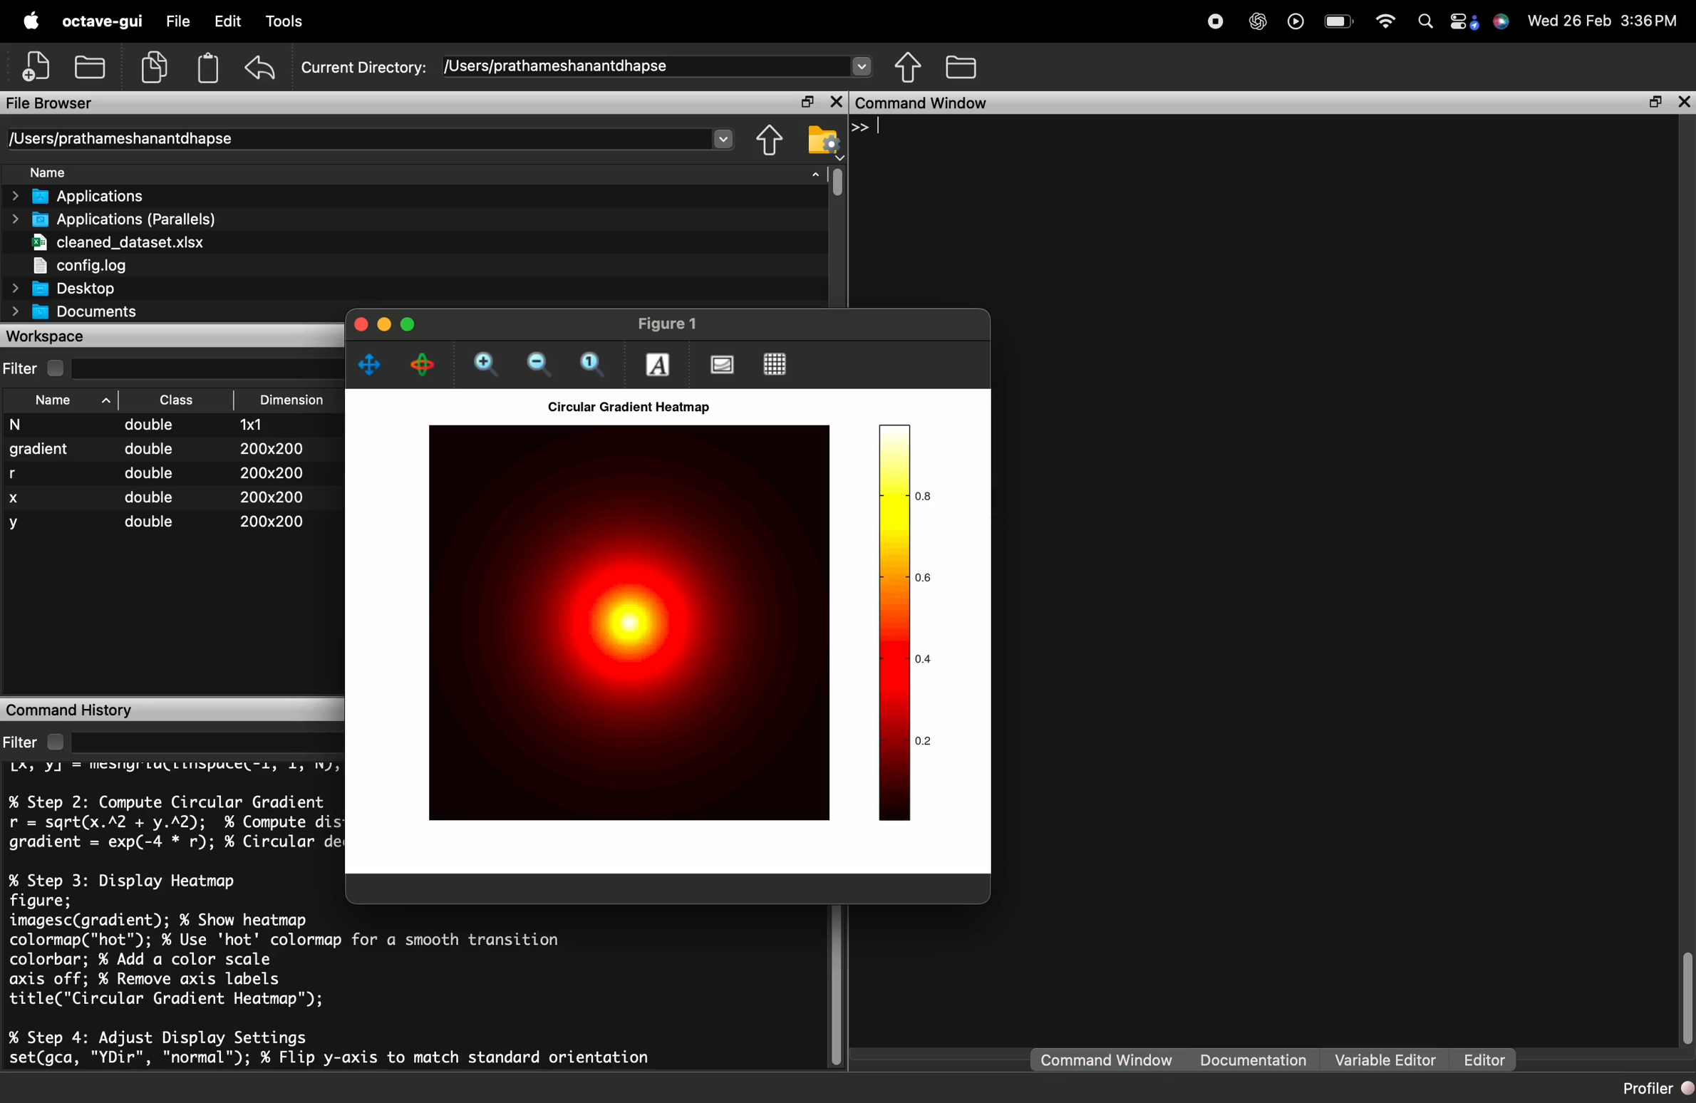 Image resolution: width=1696 pixels, height=1103 pixels. Describe the element at coordinates (92, 173) in the screenshot. I see `Name` at that location.